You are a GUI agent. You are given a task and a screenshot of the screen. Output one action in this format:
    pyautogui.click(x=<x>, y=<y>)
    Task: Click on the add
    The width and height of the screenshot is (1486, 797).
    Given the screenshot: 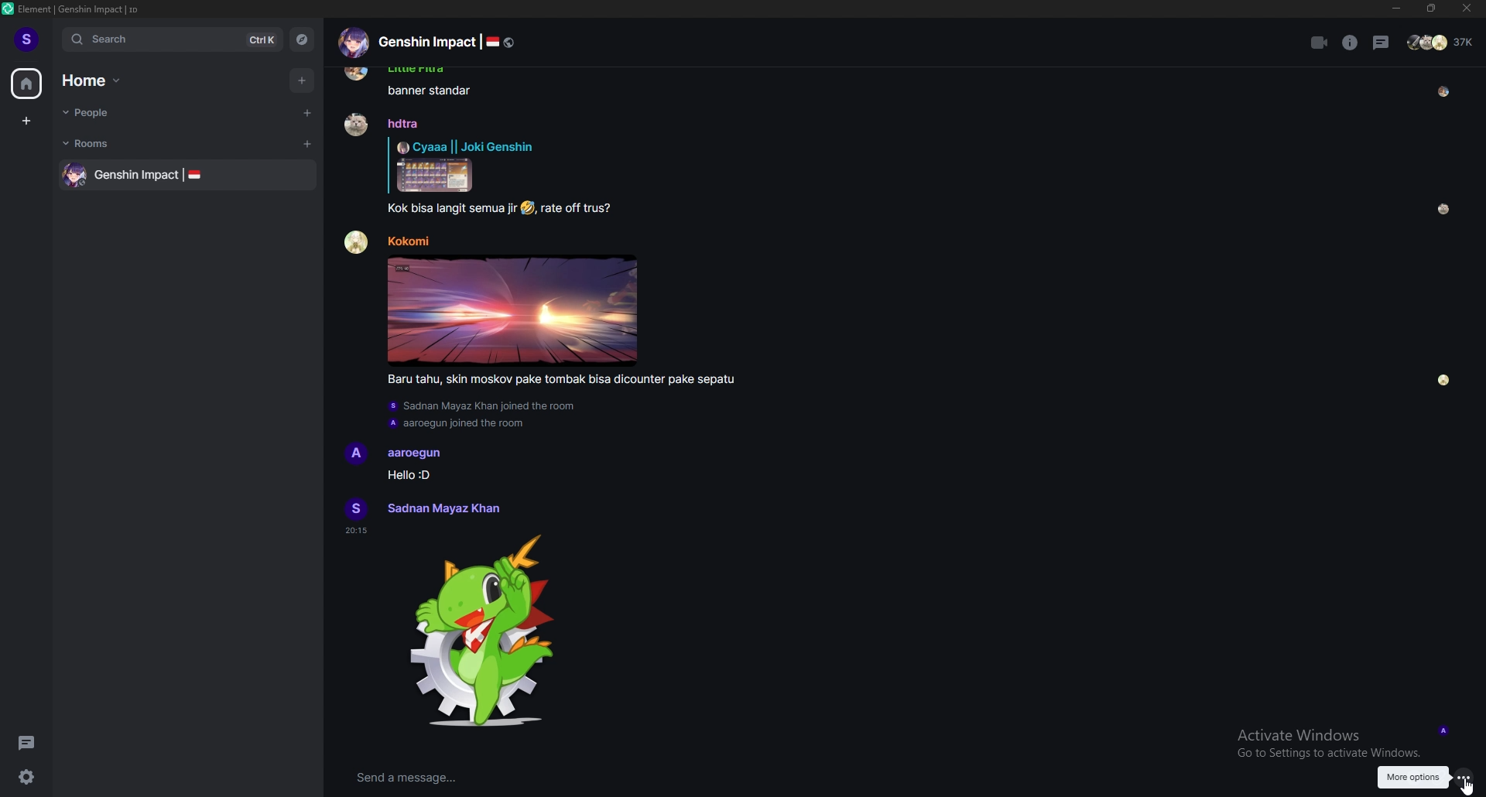 What is the action you would take?
    pyautogui.click(x=303, y=80)
    